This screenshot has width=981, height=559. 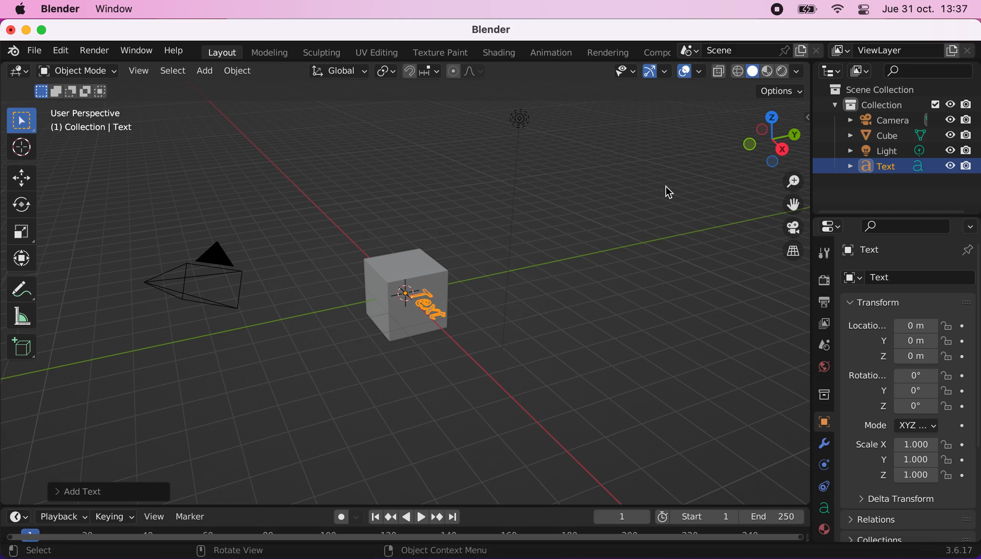 What do you see at coordinates (107, 492) in the screenshot?
I see `add text` at bounding box center [107, 492].